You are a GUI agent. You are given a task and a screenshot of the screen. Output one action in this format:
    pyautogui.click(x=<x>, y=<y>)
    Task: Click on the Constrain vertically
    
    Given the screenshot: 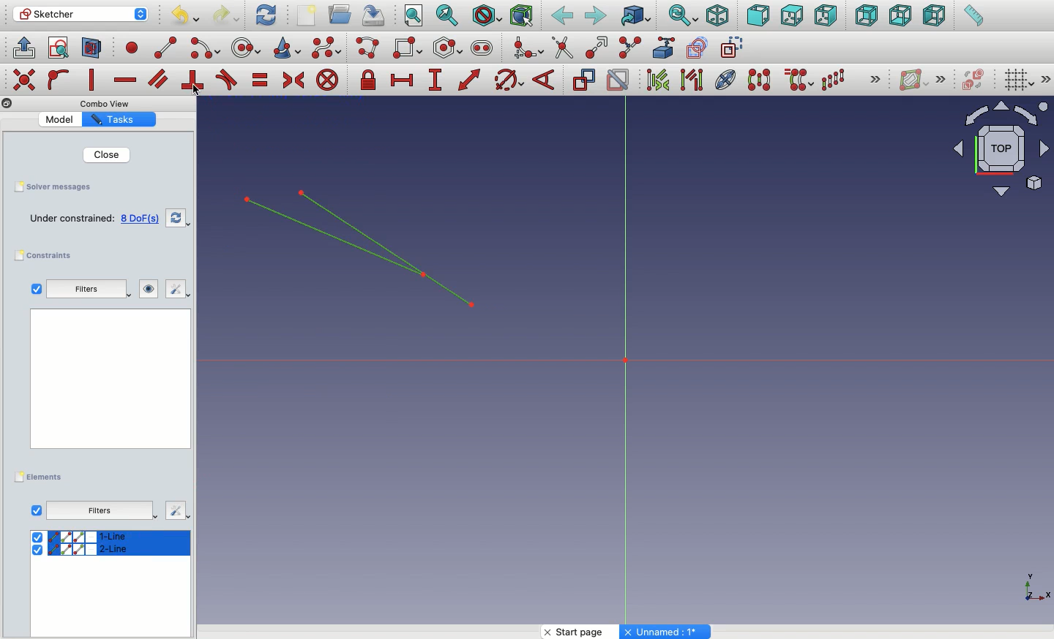 What is the action you would take?
    pyautogui.click(x=94, y=80)
    